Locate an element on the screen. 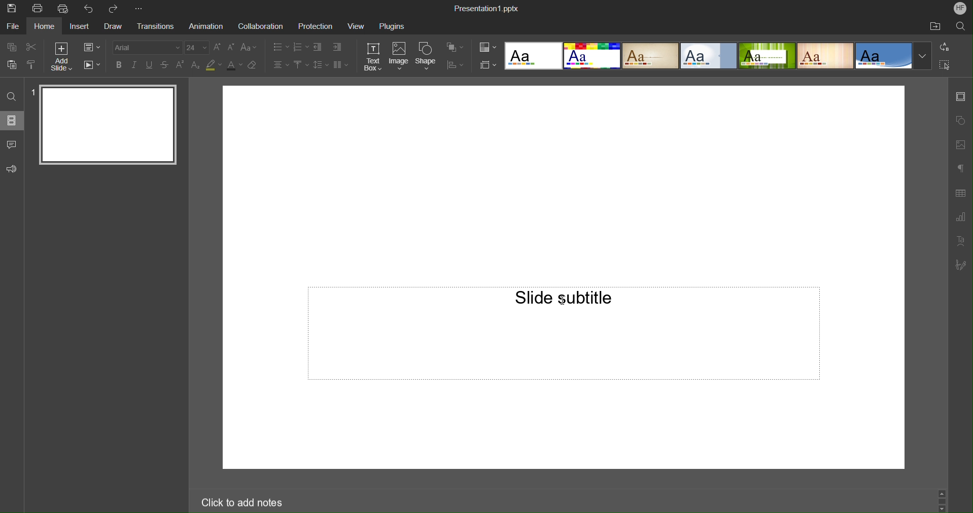  scroll up is located at coordinates (942, 492).